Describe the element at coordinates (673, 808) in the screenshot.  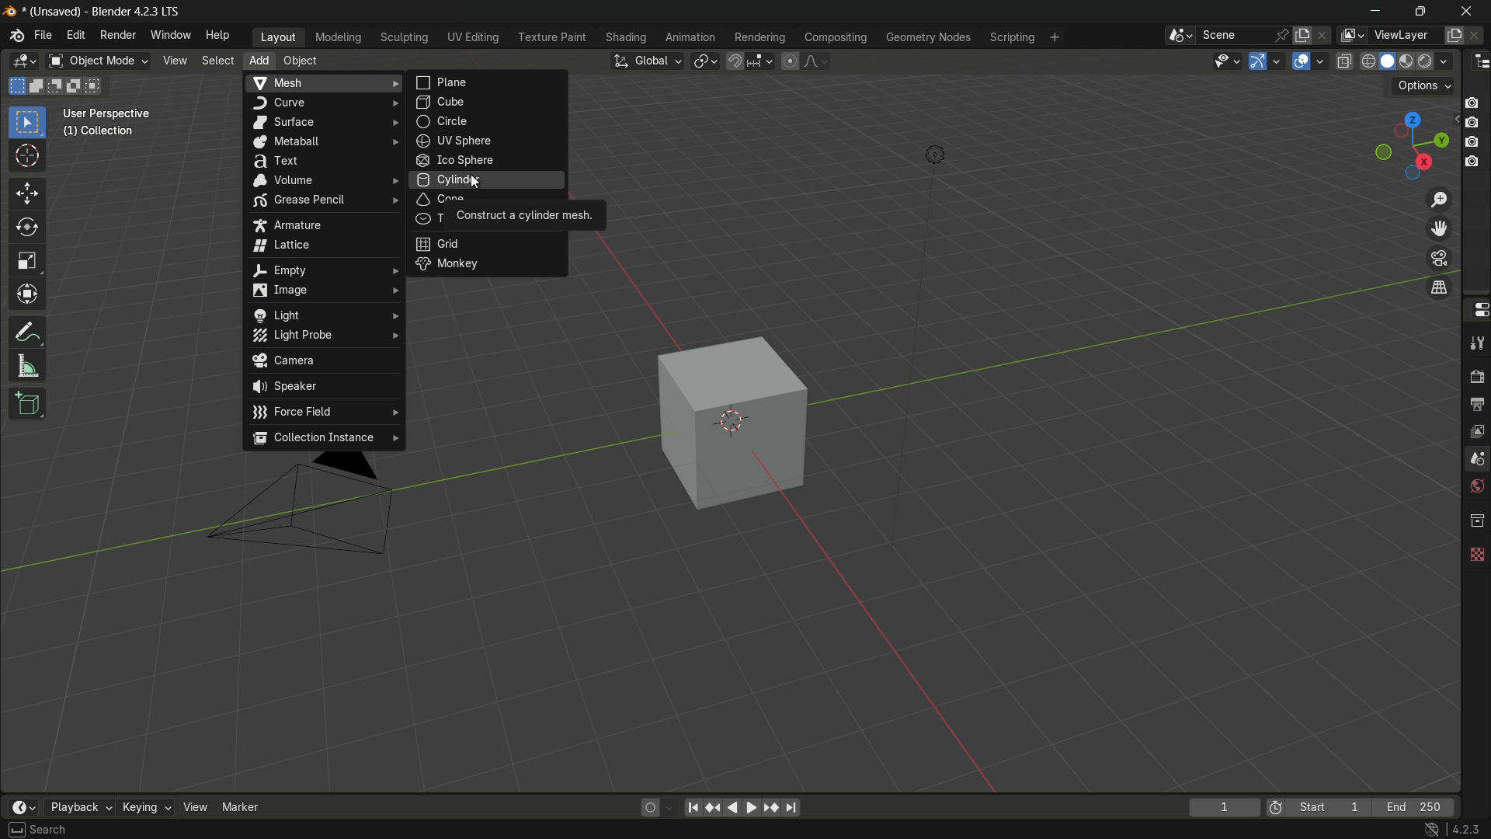
I see `auto keyframing` at that location.